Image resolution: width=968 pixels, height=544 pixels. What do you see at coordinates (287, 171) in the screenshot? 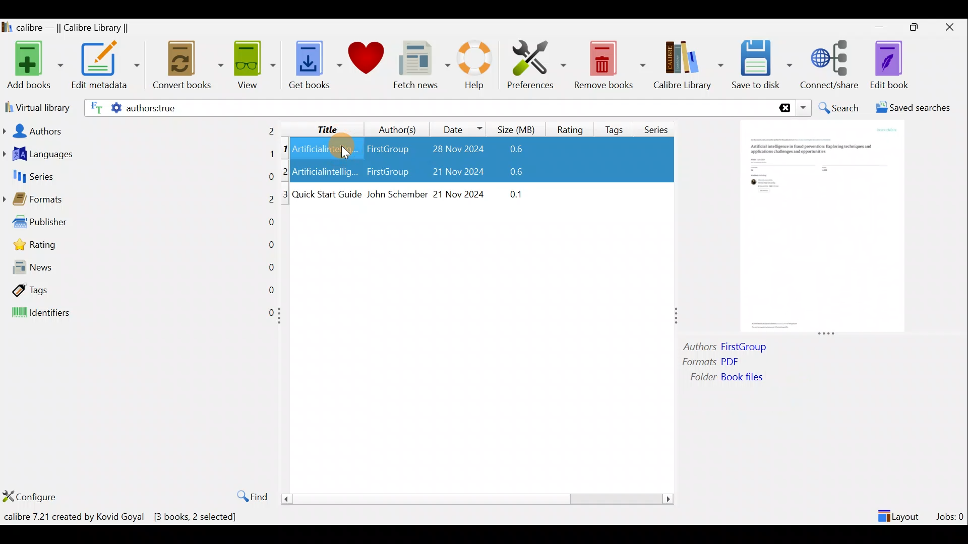
I see `2` at bounding box center [287, 171].